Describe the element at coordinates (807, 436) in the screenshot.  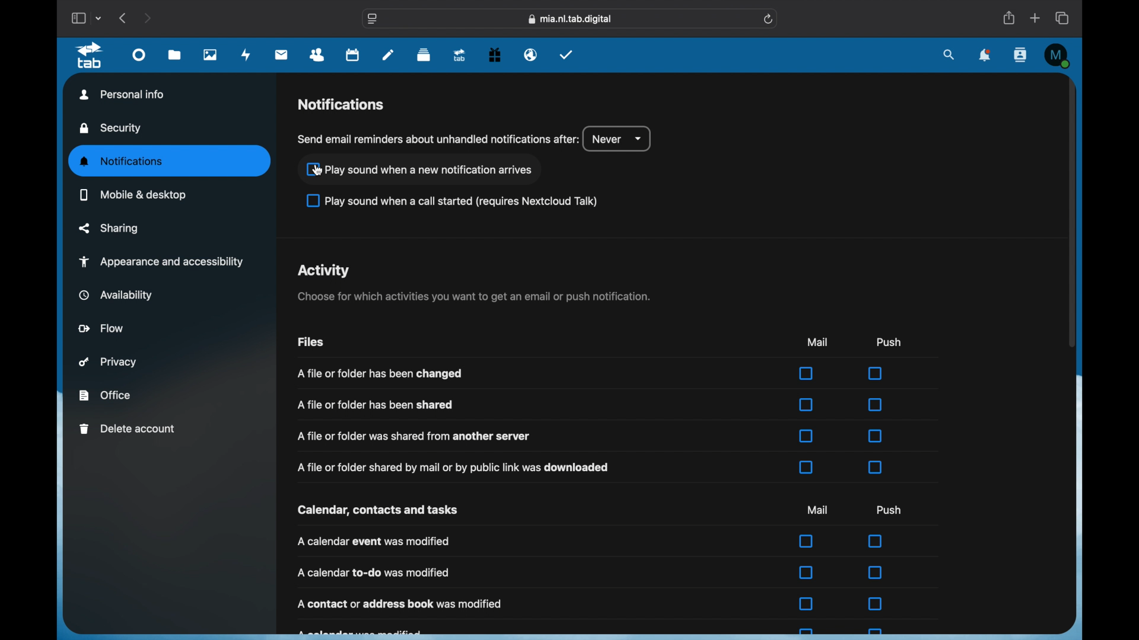
I see `checkbox` at that location.